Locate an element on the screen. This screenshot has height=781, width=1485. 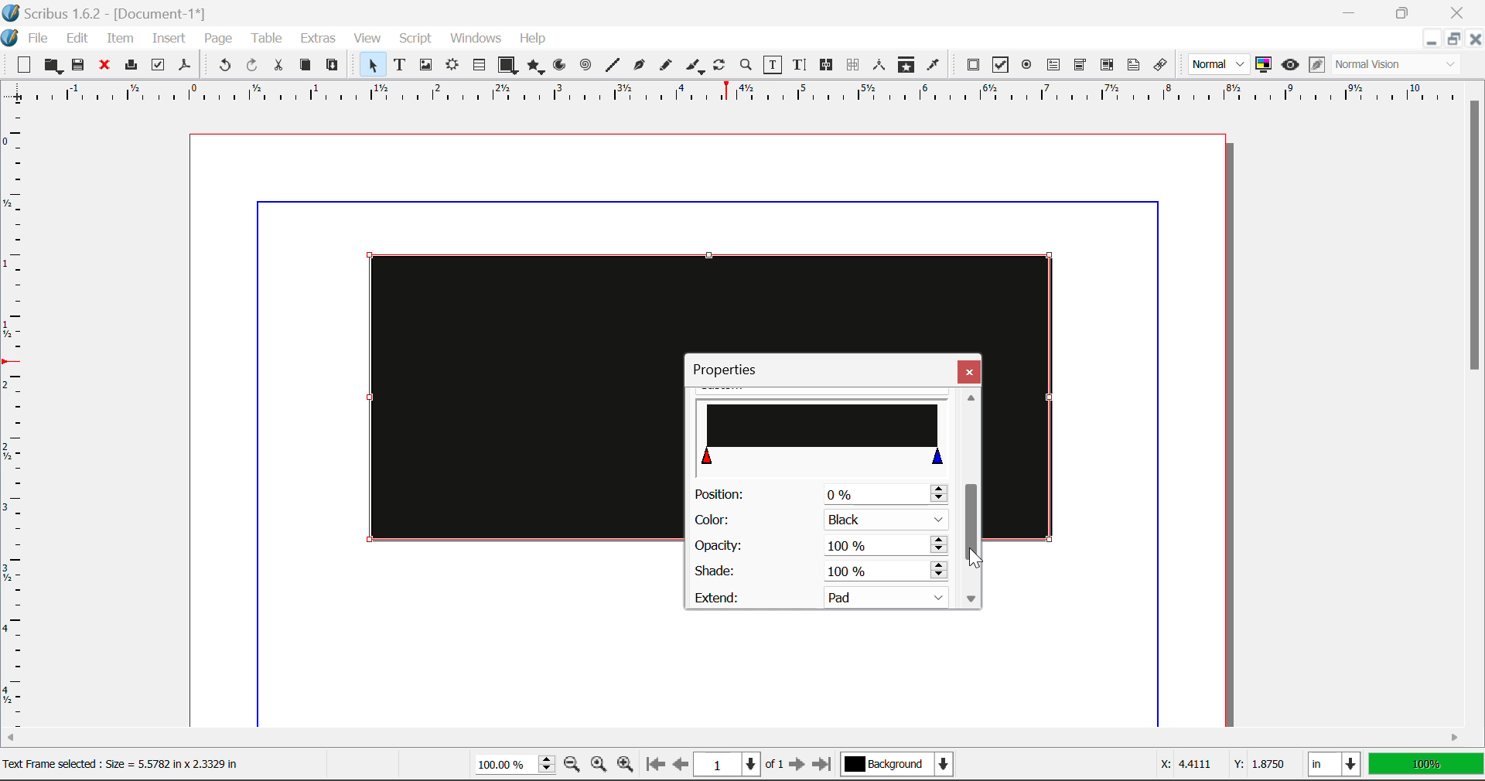
Arcs is located at coordinates (562, 69).